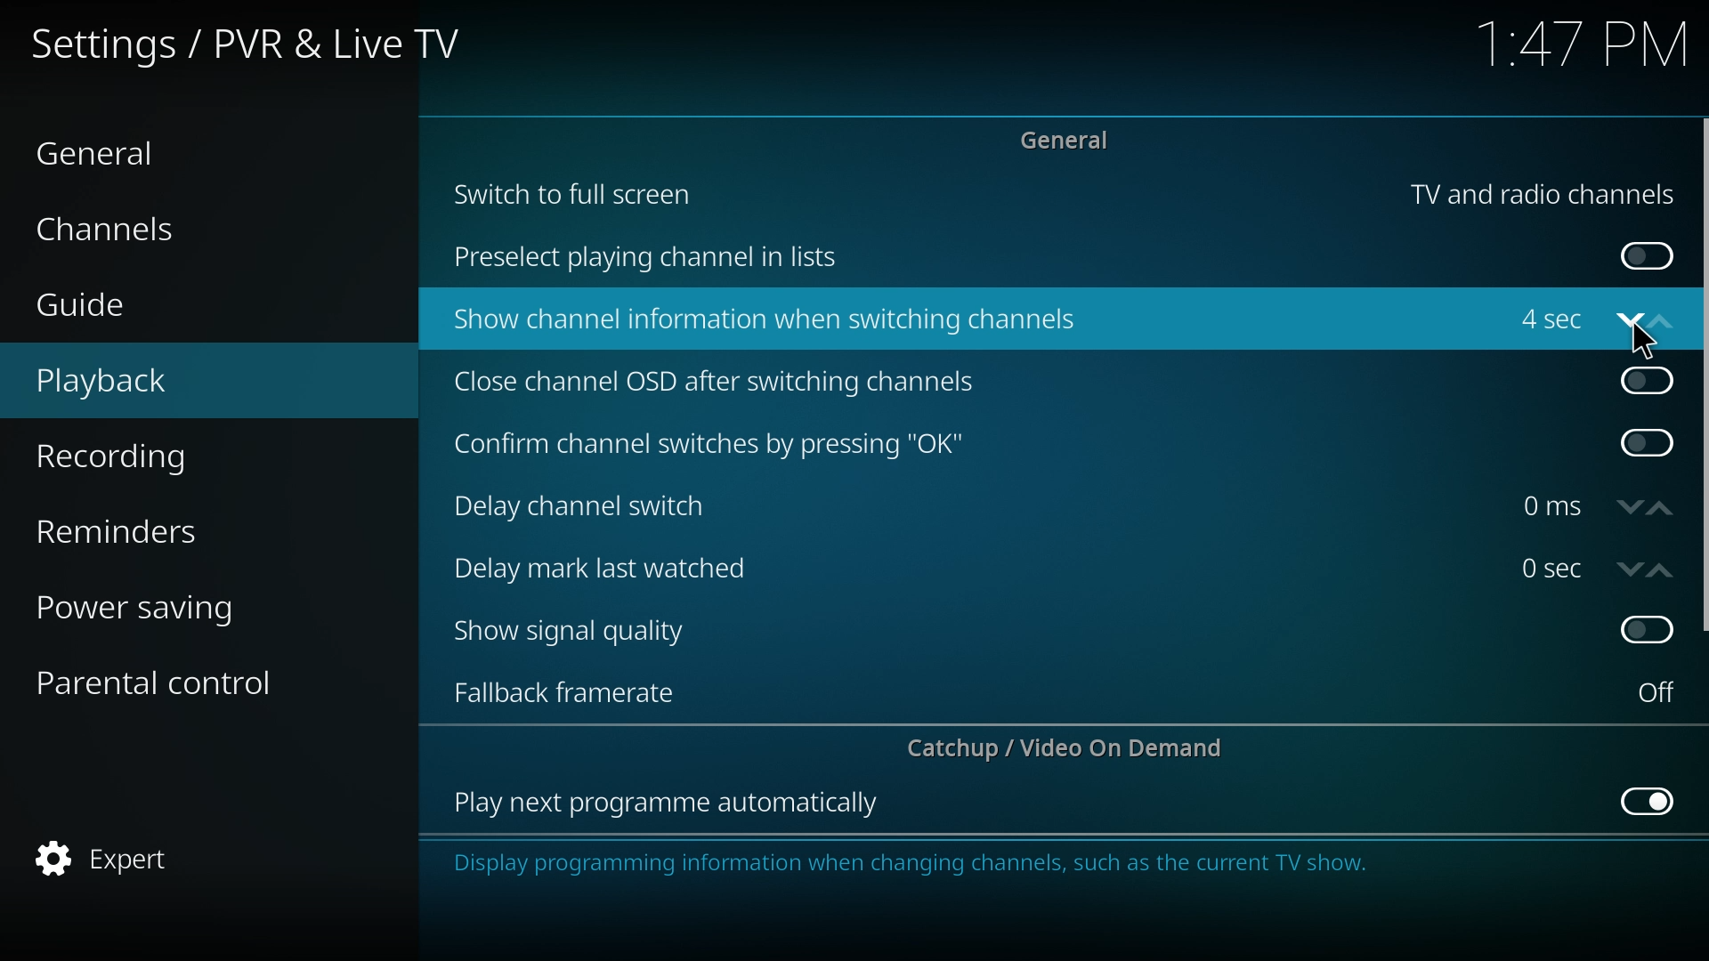  Describe the element at coordinates (582, 632) in the screenshot. I see `show signal quality` at that location.